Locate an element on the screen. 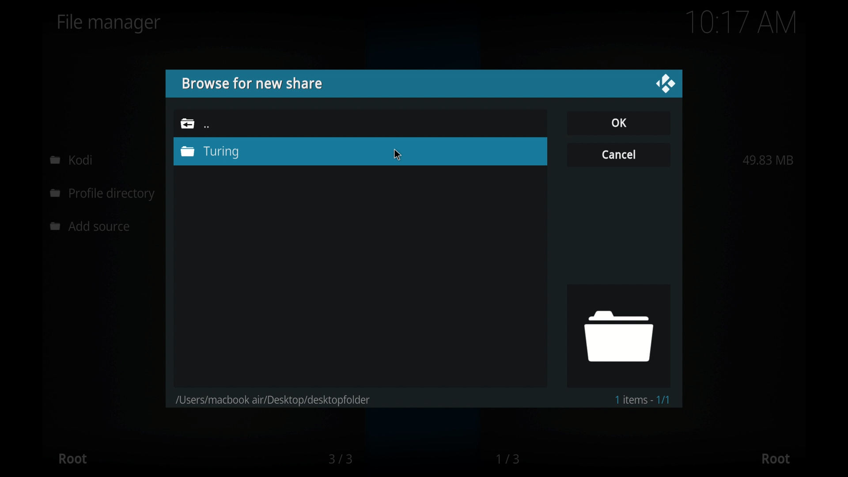 Image resolution: width=848 pixels, height=477 pixels. kodi is located at coordinates (72, 159).